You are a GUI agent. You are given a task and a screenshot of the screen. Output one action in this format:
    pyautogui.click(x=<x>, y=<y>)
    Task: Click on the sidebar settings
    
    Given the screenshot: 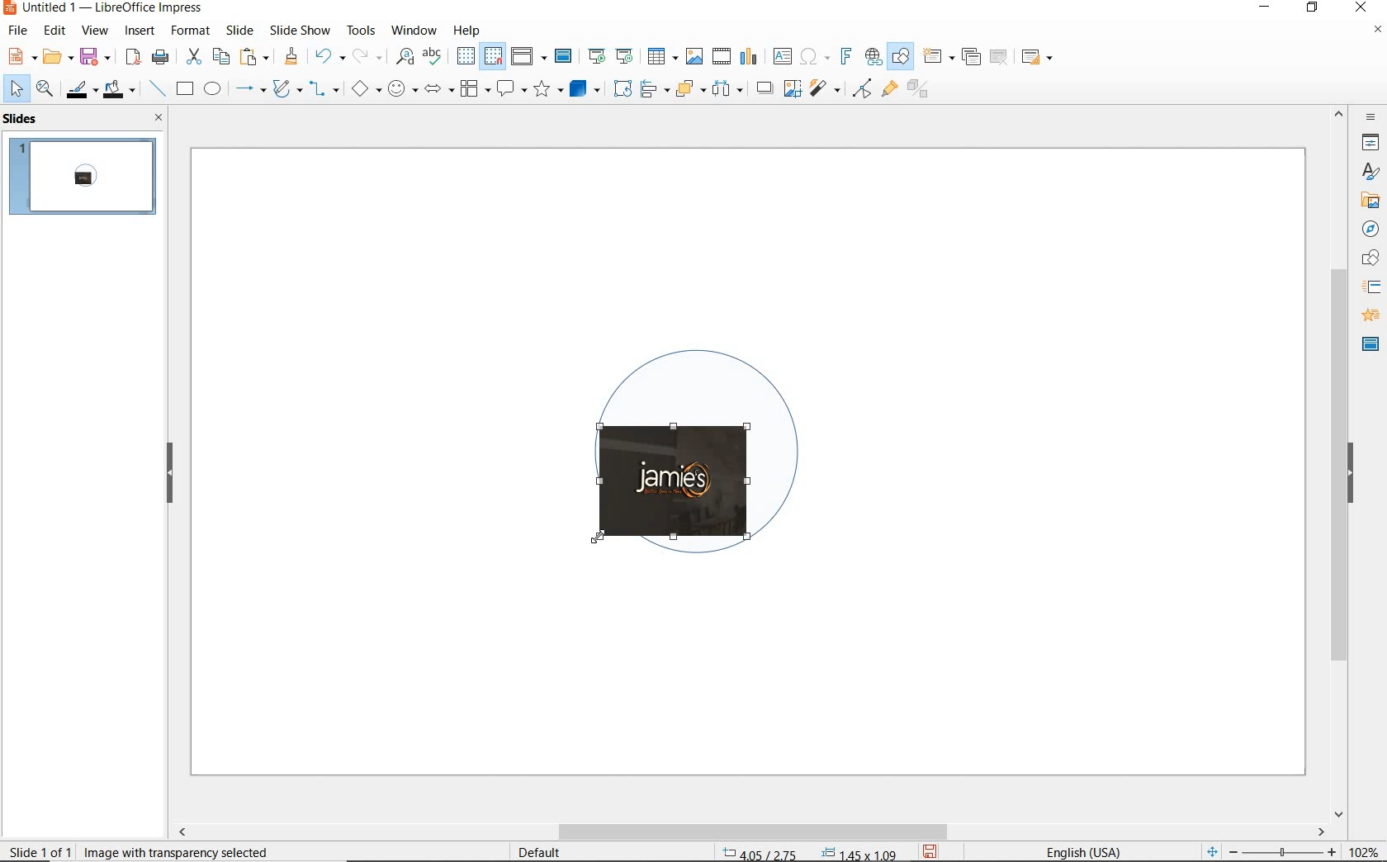 What is the action you would take?
    pyautogui.click(x=1369, y=117)
    